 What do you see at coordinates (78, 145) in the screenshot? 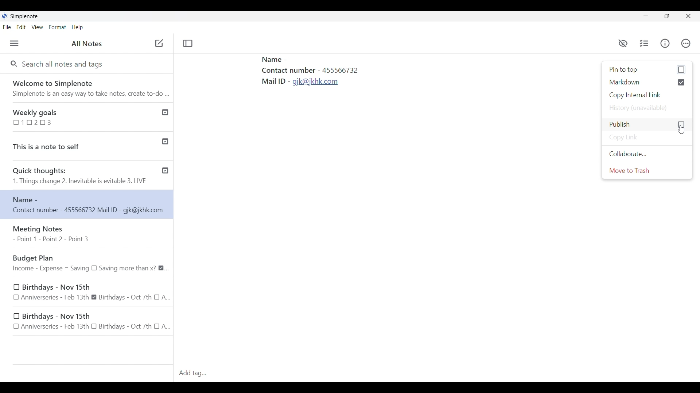
I see `This is a note to self` at bounding box center [78, 145].